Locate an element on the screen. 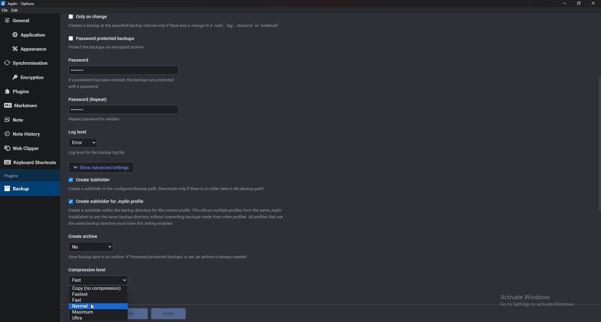  Encryption is located at coordinates (29, 77).